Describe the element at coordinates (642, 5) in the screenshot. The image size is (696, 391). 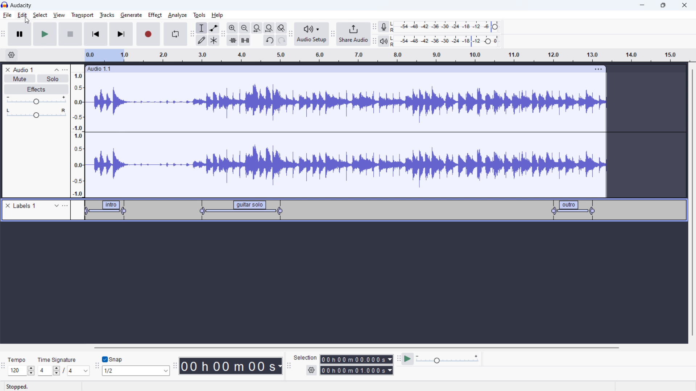
I see `minimize` at that location.